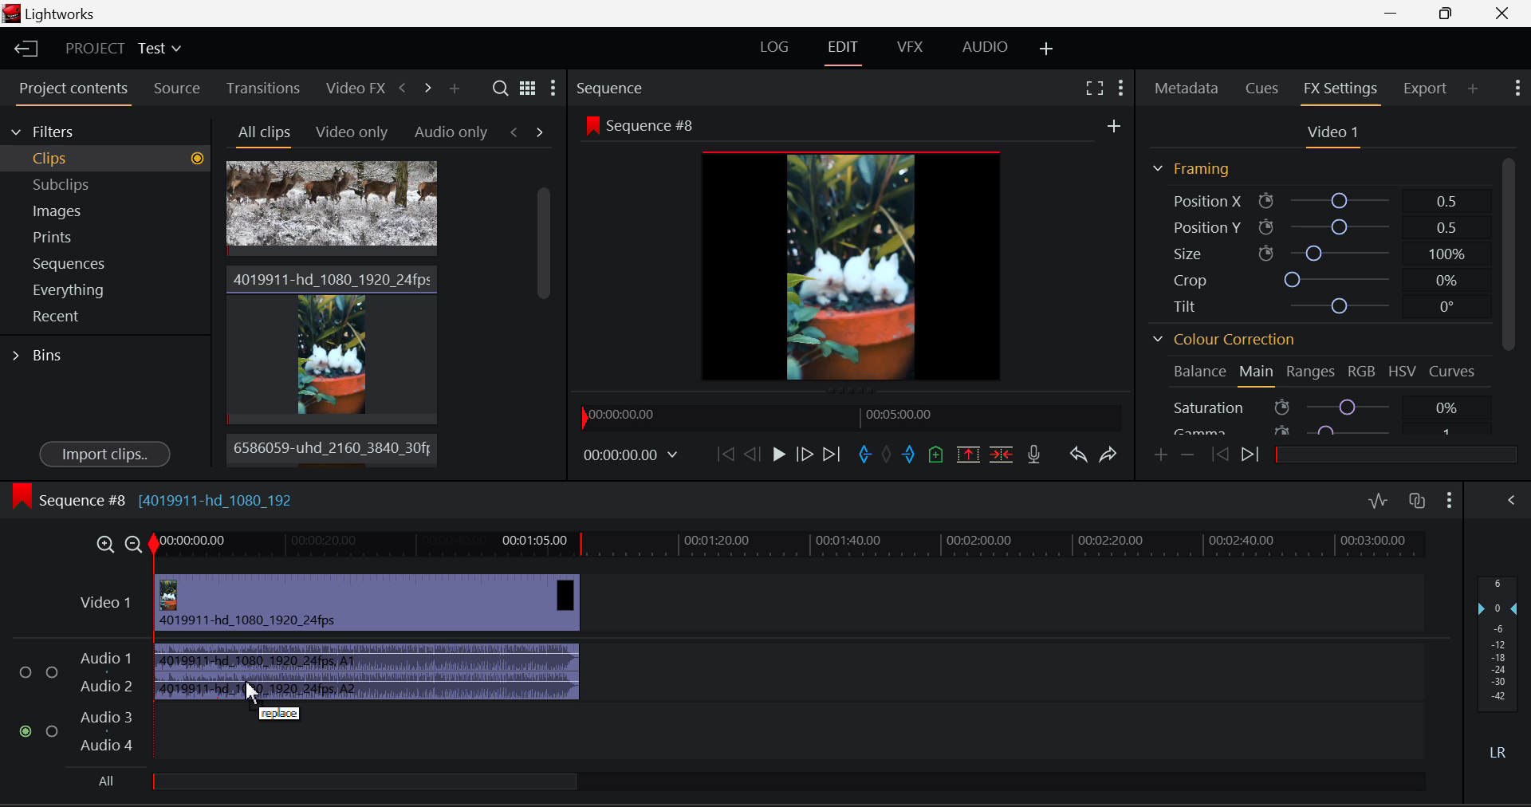 The image size is (1531, 807). Describe the element at coordinates (555, 86) in the screenshot. I see `Show Settings` at that location.